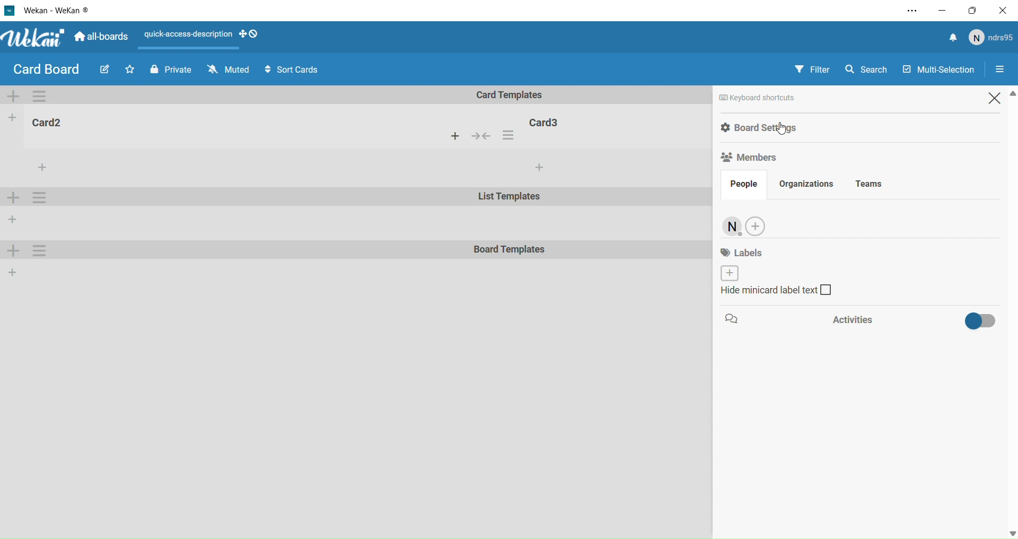 The image size is (1018, 539). I want to click on Actions, so click(487, 137).